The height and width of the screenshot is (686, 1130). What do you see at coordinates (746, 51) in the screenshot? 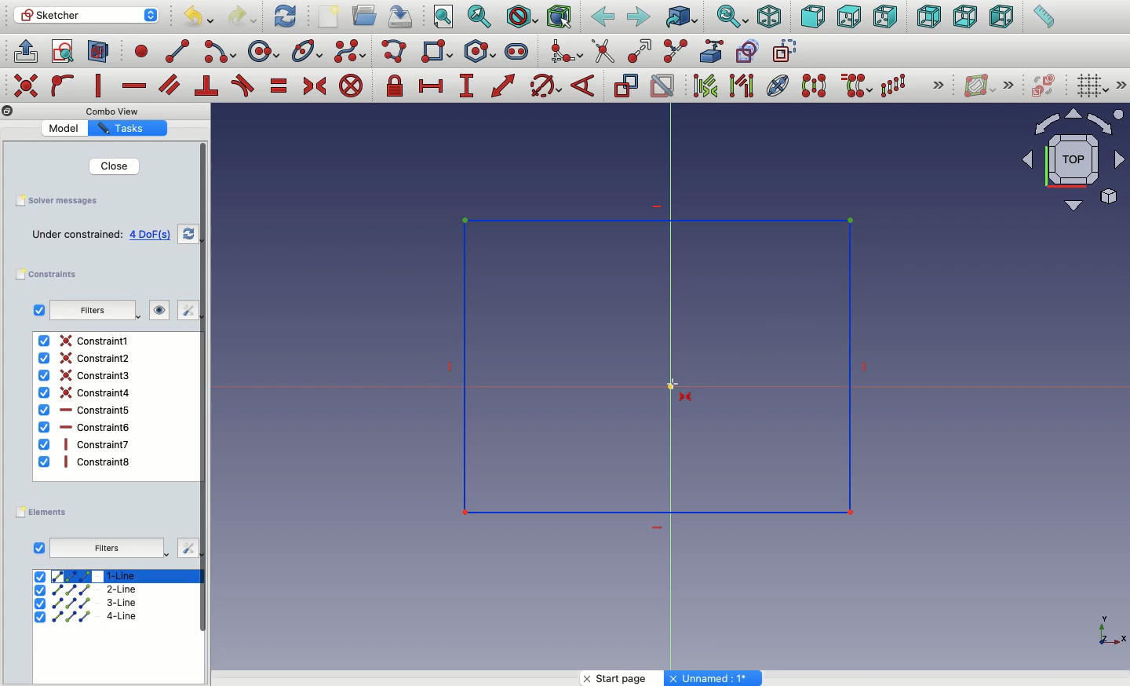
I see `Carbon copy` at bounding box center [746, 51].